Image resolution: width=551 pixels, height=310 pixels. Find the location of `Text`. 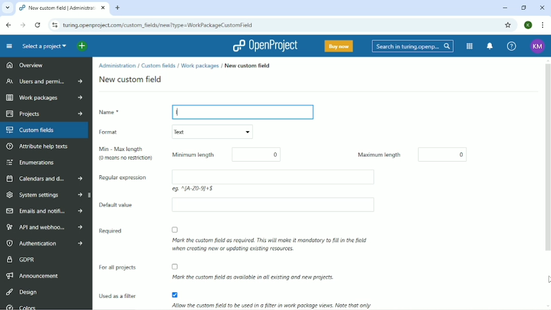

Text is located at coordinates (184, 133).